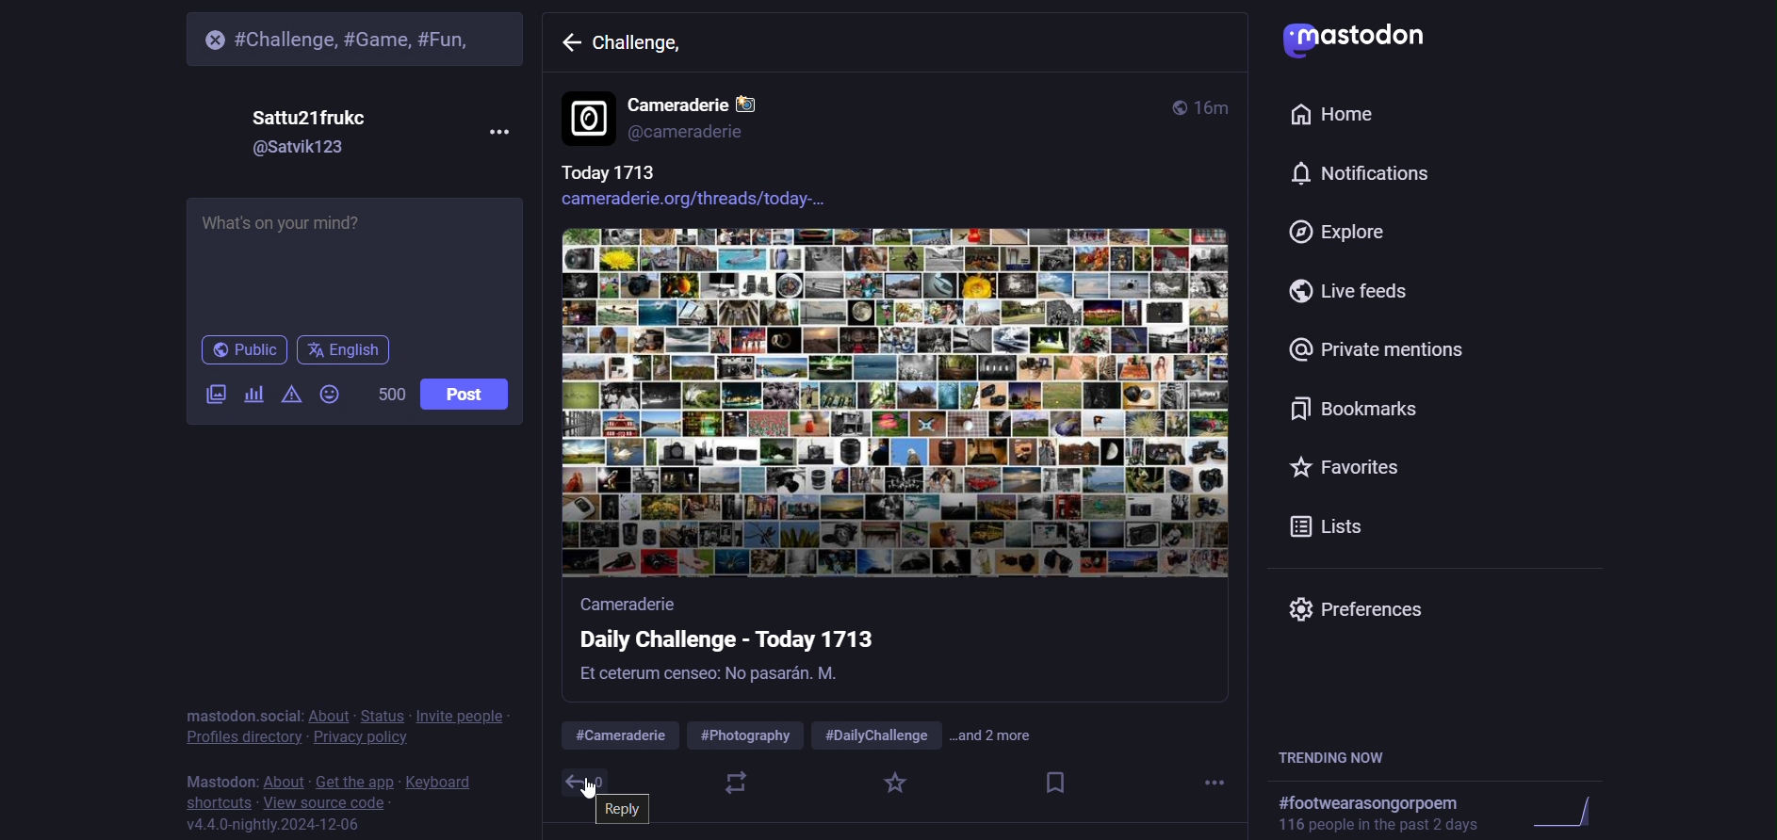  Describe the element at coordinates (359, 738) in the screenshot. I see `privacy policy` at that location.